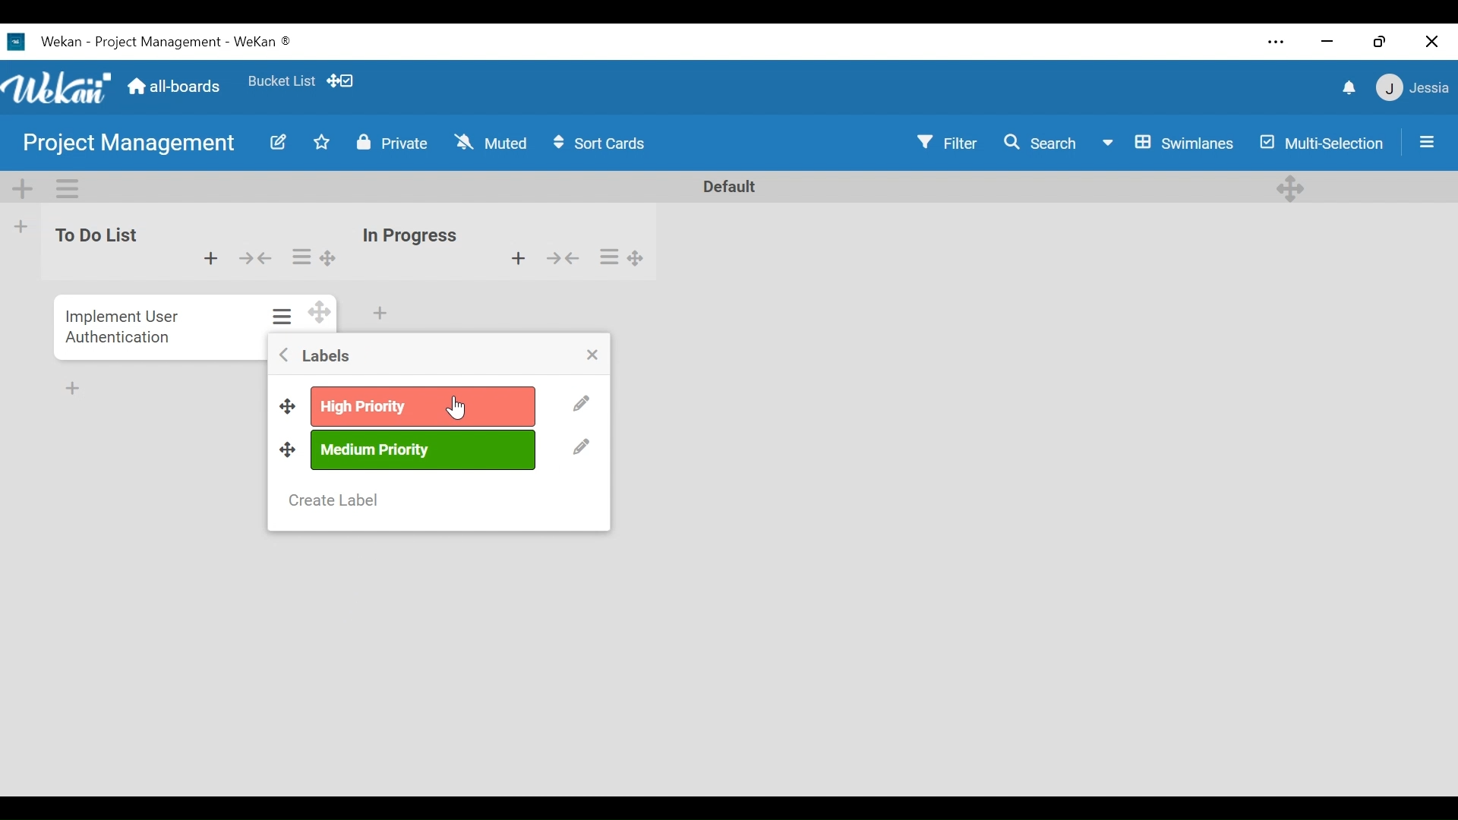  I want to click on Create Label, so click(333, 501).